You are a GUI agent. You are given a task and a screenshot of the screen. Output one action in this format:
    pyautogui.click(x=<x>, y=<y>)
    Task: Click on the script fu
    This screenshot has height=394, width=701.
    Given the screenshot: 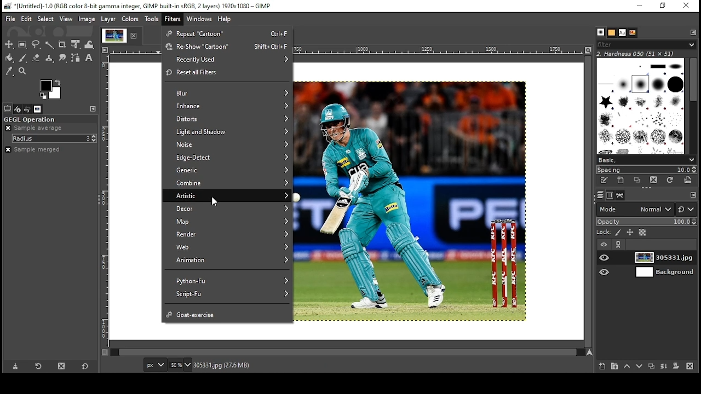 What is the action you would take?
    pyautogui.click(x=230, y=294)
    